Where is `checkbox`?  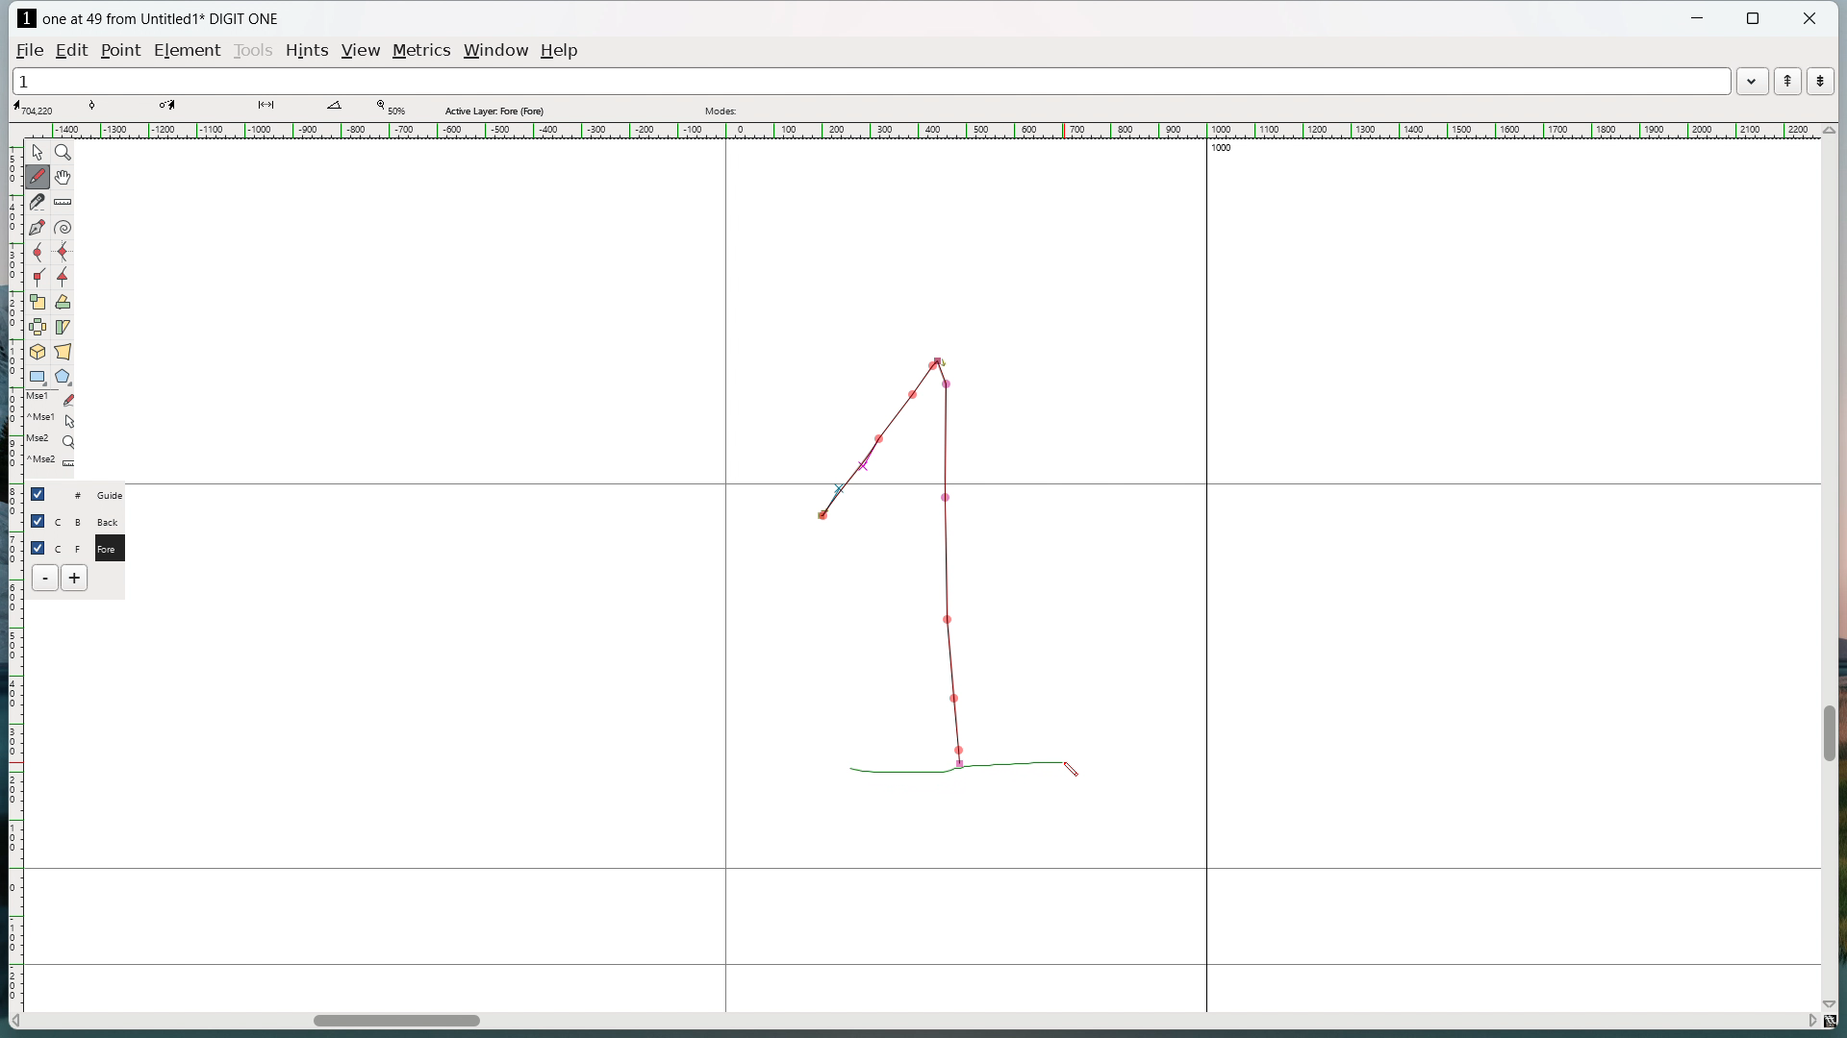 checkbox is located at coordinates (38, 521).